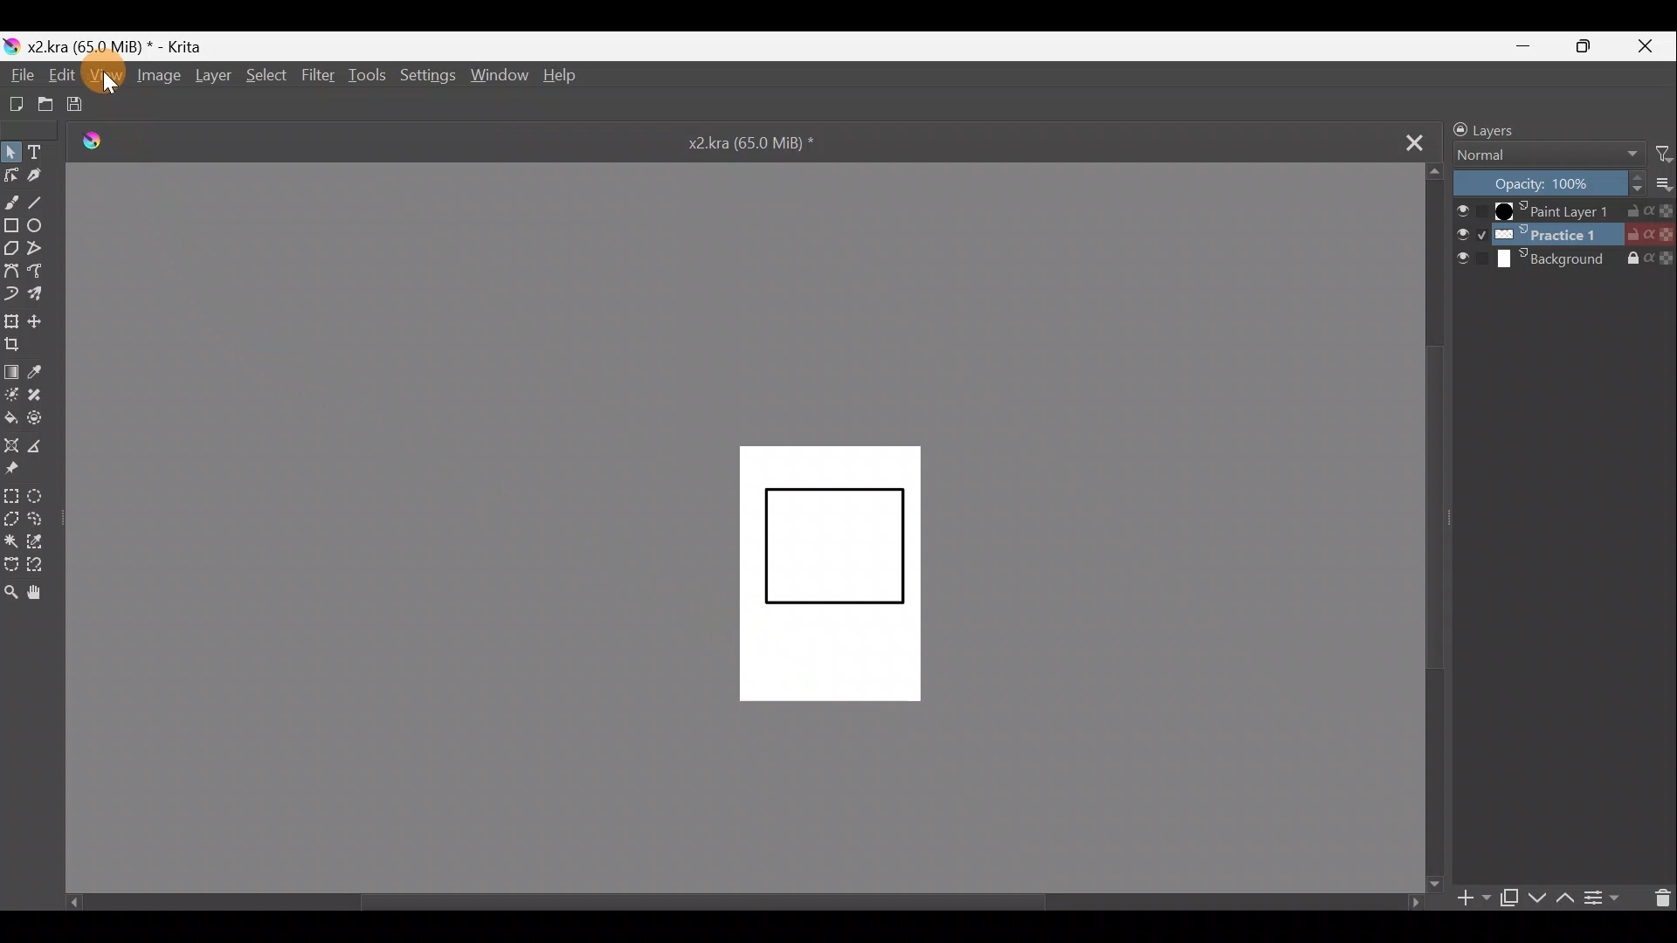 The image size is (1677, 943). I want to click on Maximize, so click(1582, 47).